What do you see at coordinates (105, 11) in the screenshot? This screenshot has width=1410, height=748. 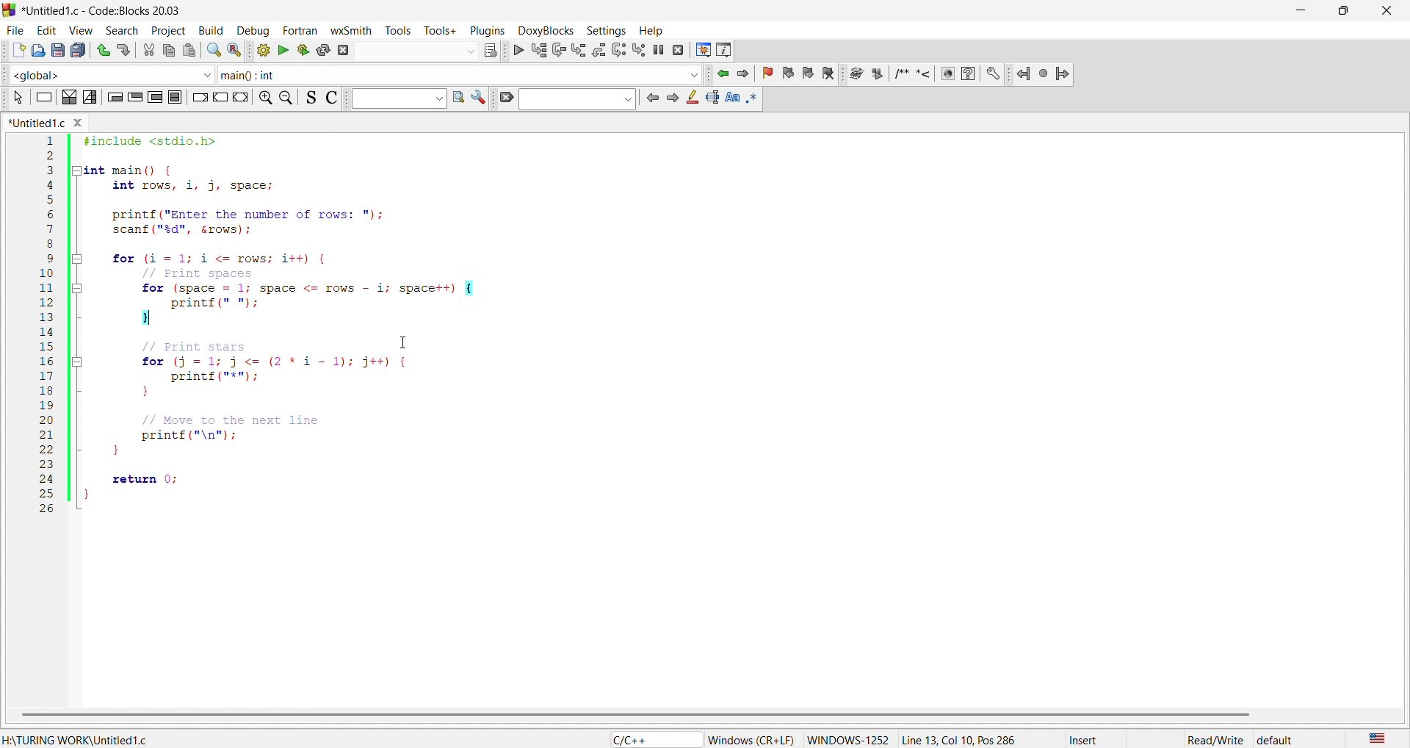 I see `Untitieadl.c - CodeBlocks 20.05` at bounding box center [105, 11].